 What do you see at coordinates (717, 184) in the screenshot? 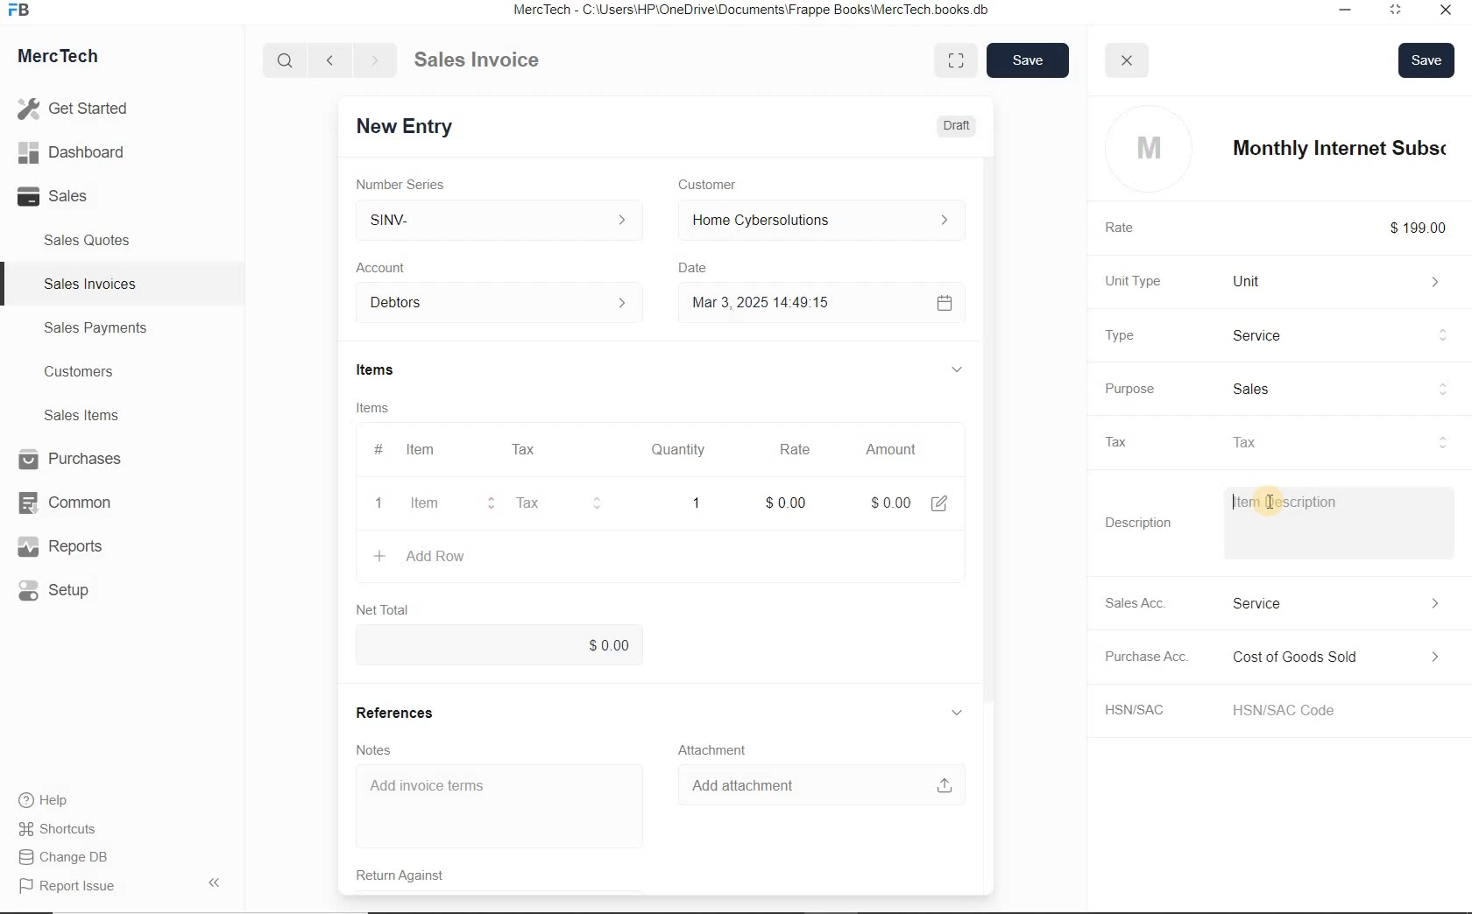
I see `Customer` at bounding box center [717, 184].